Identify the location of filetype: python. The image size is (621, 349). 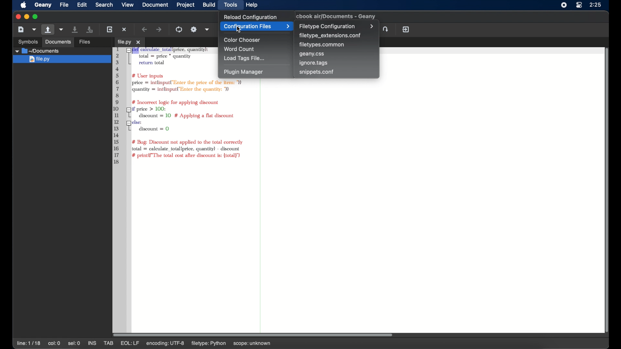
(227, 343).